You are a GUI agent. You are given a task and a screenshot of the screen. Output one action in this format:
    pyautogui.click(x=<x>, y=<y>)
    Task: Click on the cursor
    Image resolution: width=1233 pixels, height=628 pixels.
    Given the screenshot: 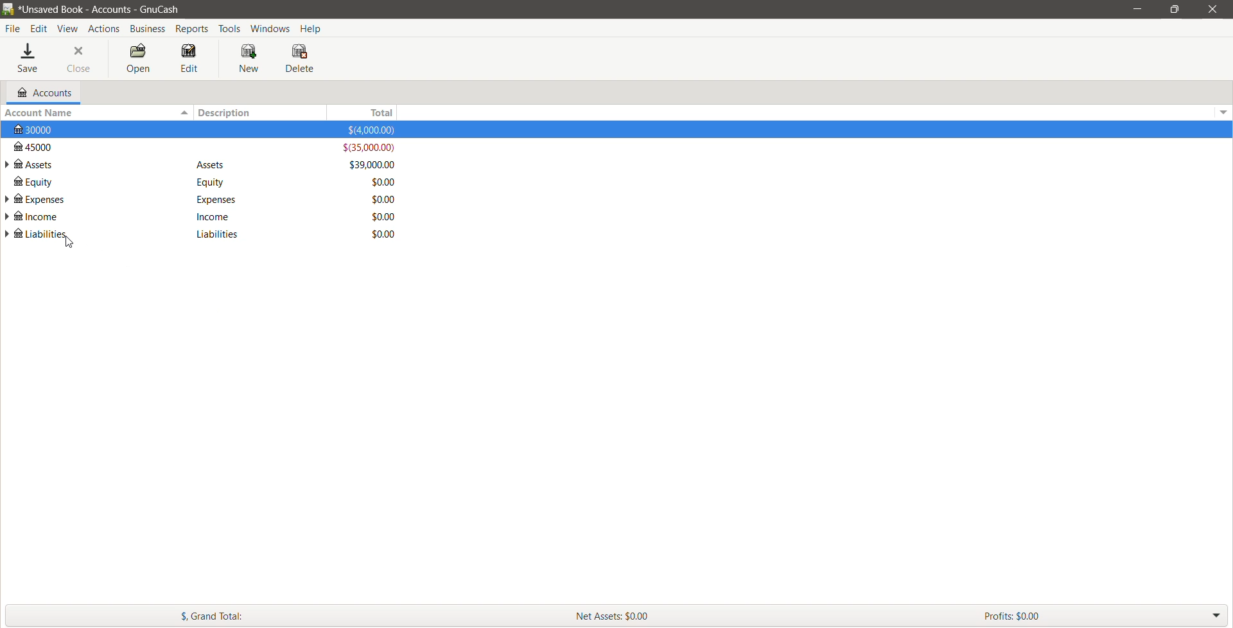 What is the action you would take?
    pyautogui.click(x=68, y=245)
    